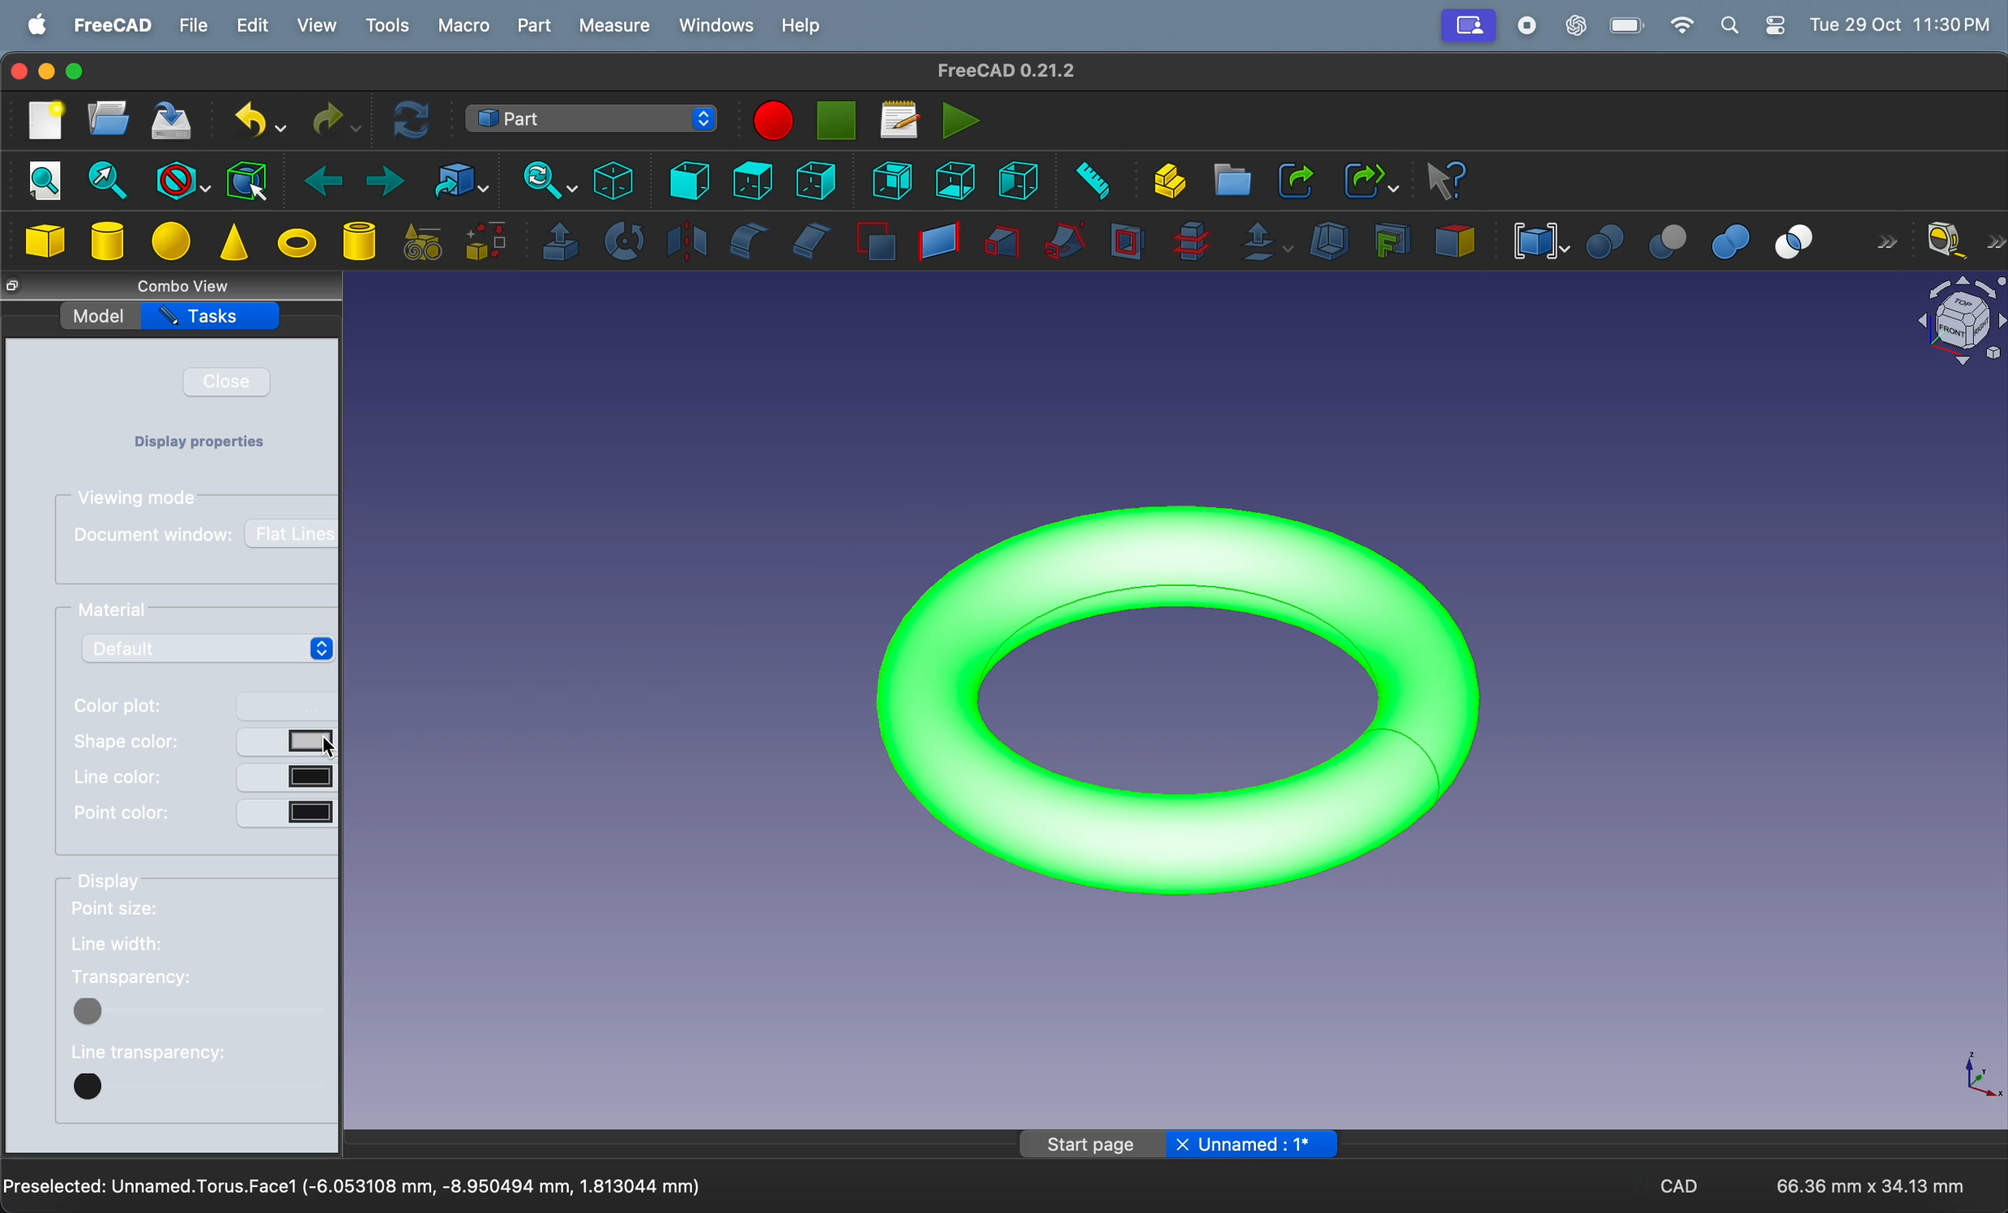 Image resolution: width=2008 pixels, height=1213 pixels. I want to click on settings, so click(1777, 25).